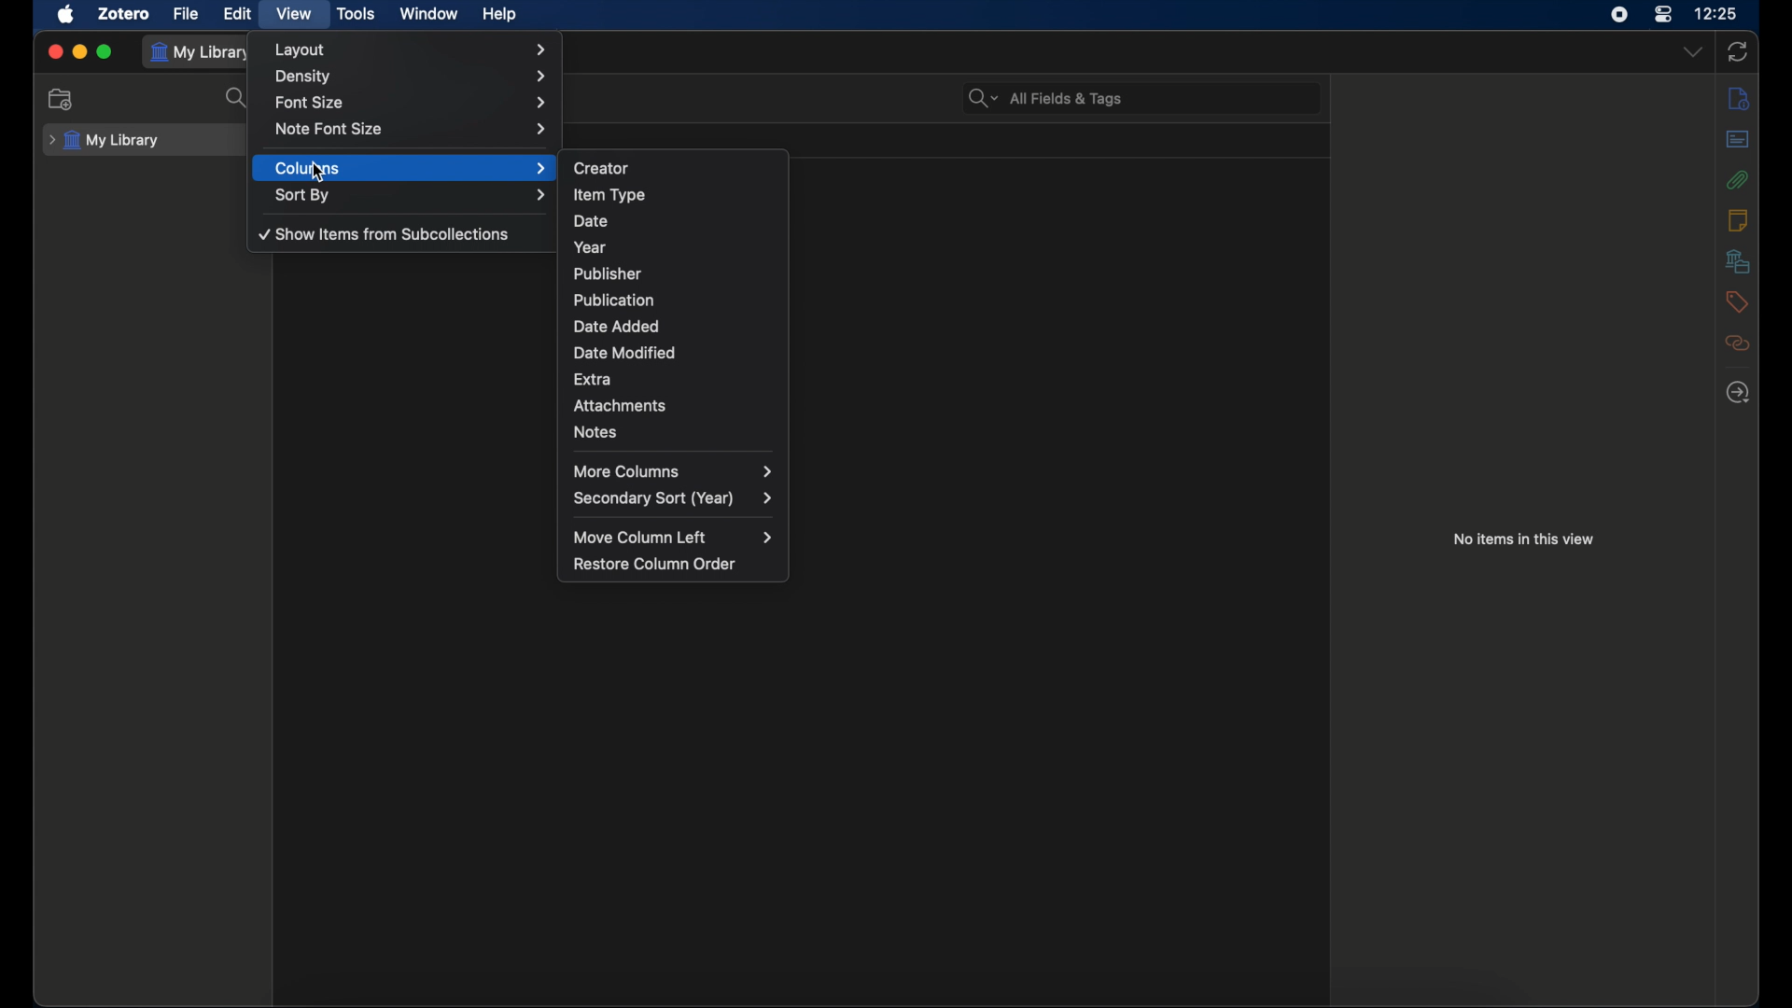  What do you see at coordinates (610, 196) in the screenshot?
I see `item type` at bounding box center [610, 196].